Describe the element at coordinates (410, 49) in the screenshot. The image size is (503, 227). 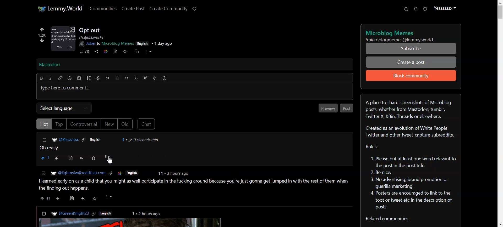
I see `Subscribe` at that location.